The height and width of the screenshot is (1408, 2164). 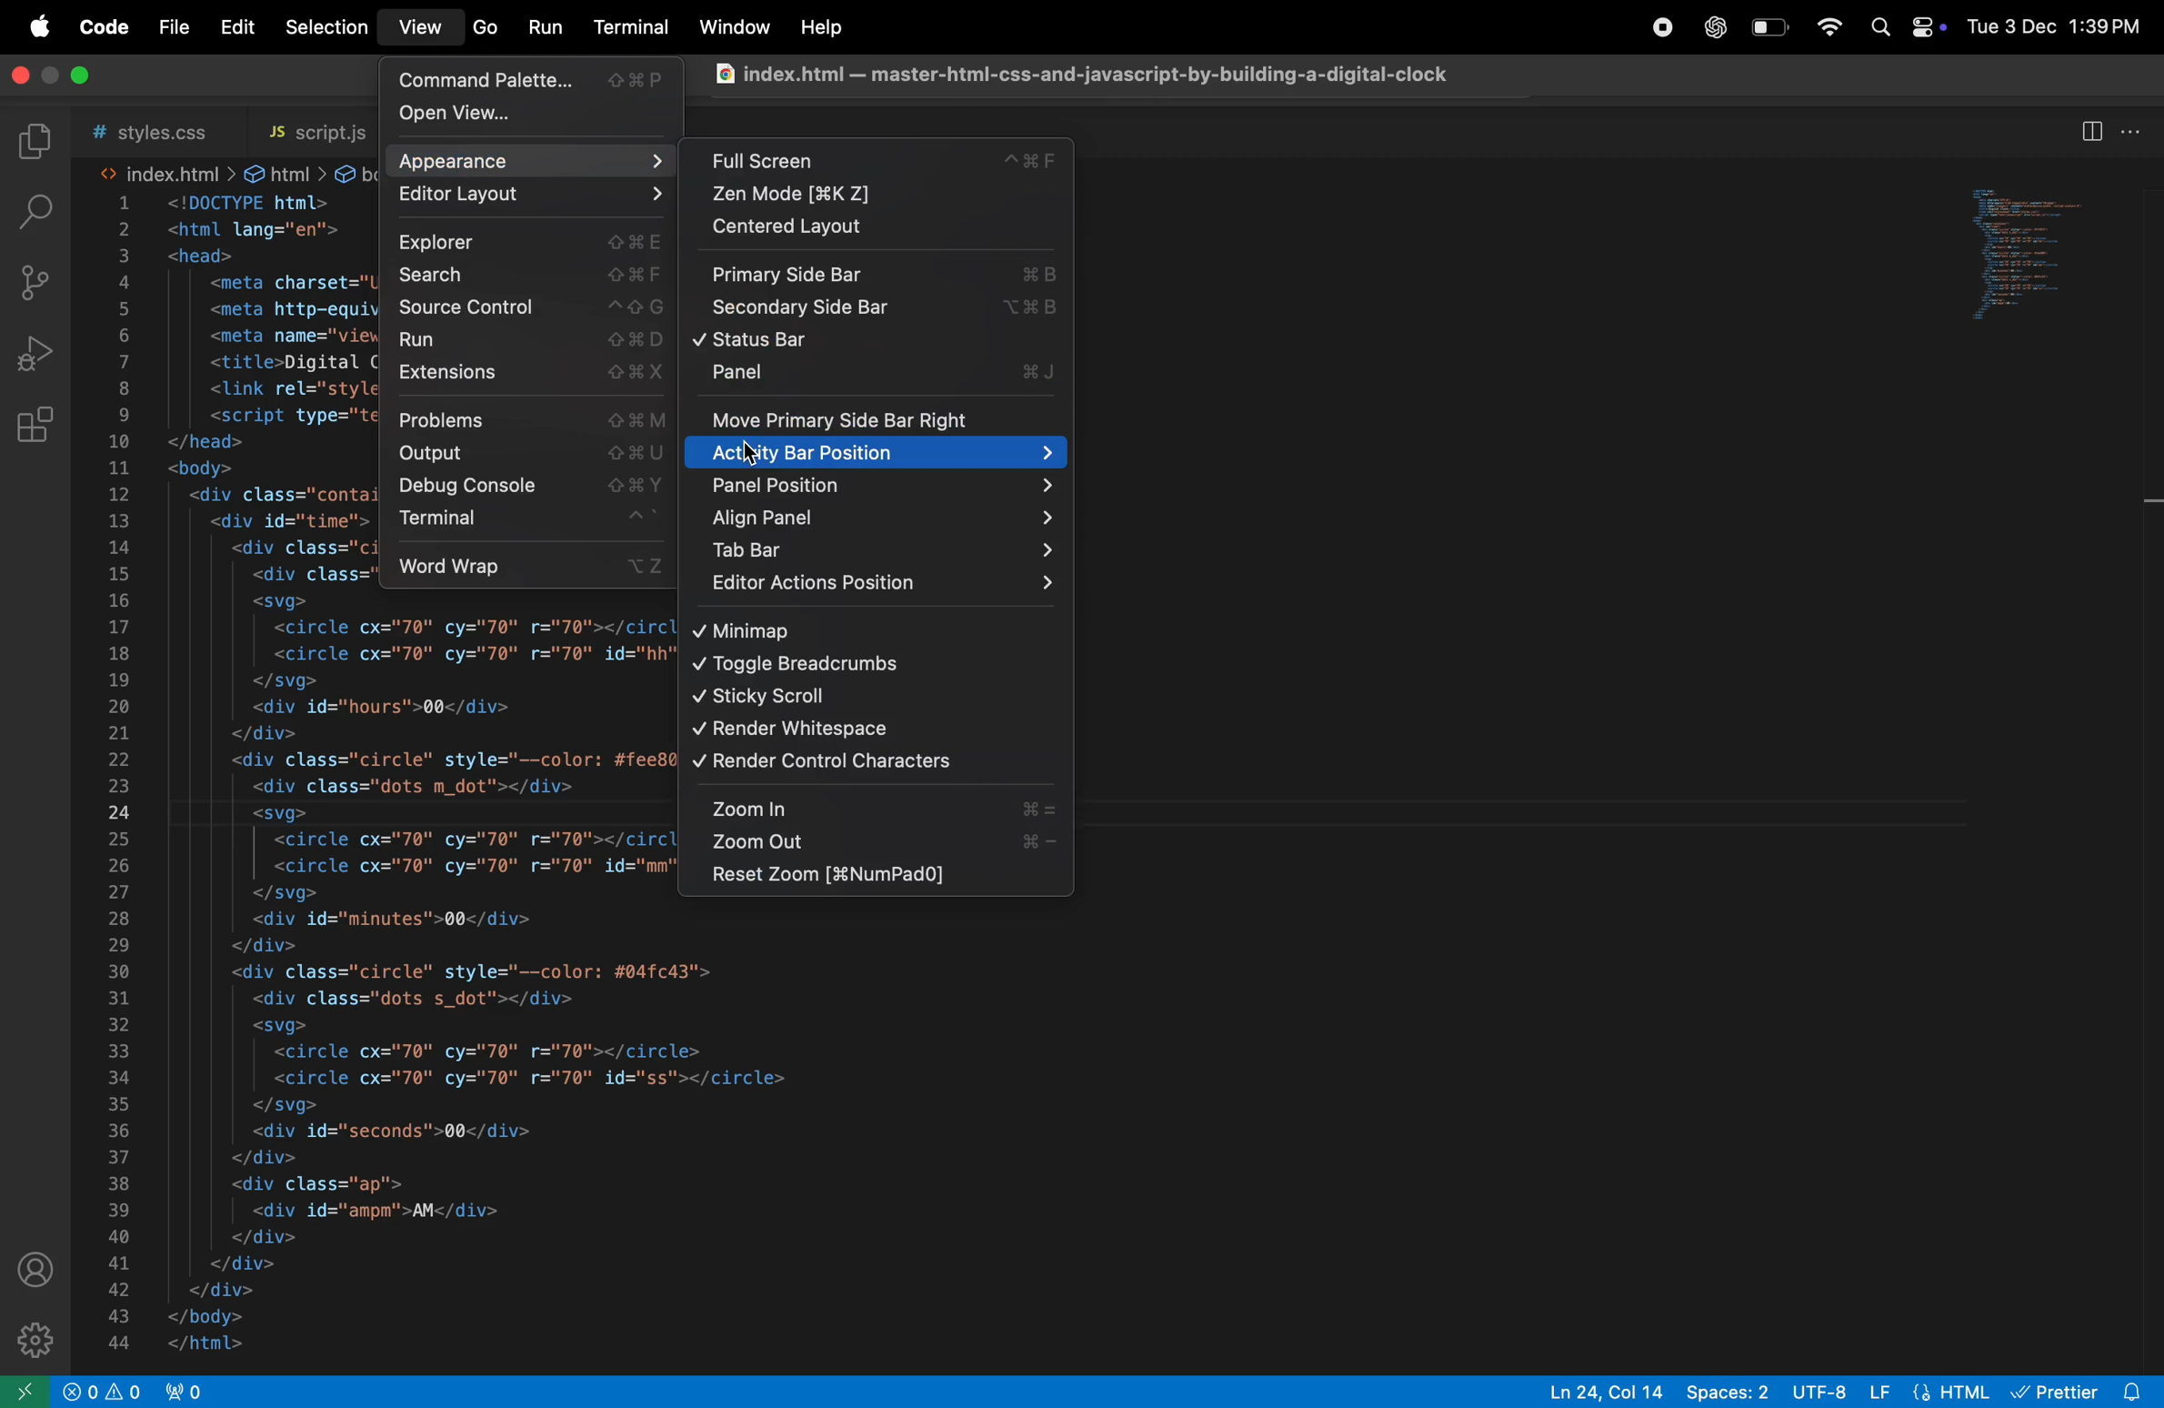 I want to click on toggle screen, so click(x=55, y=72).